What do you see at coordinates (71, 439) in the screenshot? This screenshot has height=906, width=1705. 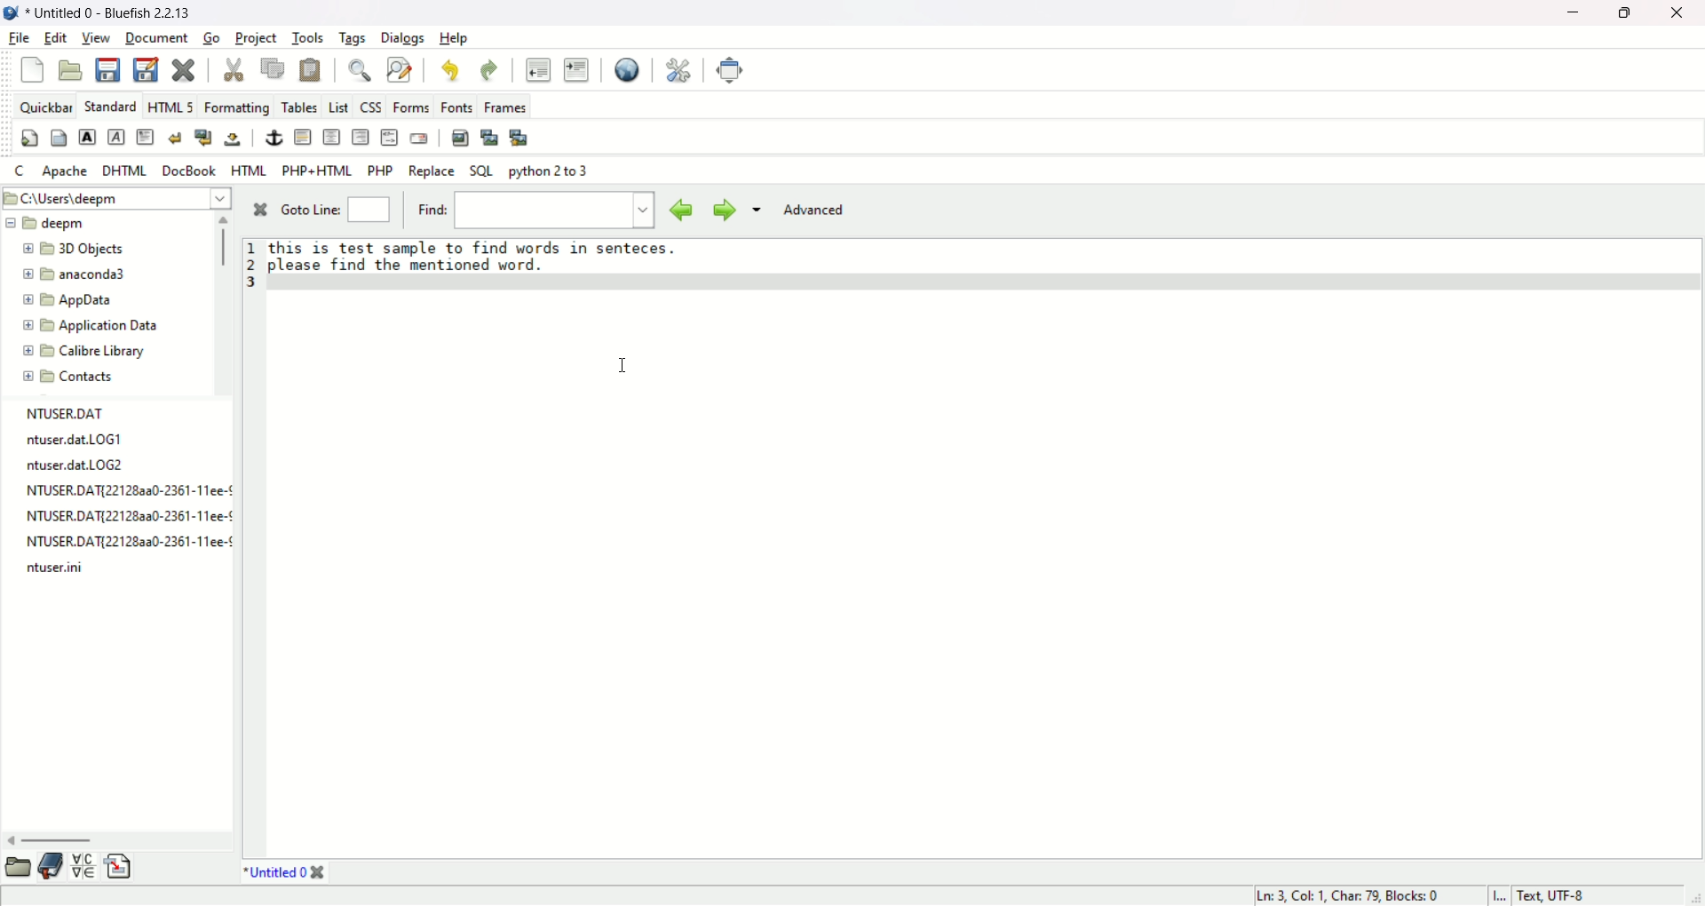 I see `ntuser.dat.LOG1` at bounding box center [71, 439].